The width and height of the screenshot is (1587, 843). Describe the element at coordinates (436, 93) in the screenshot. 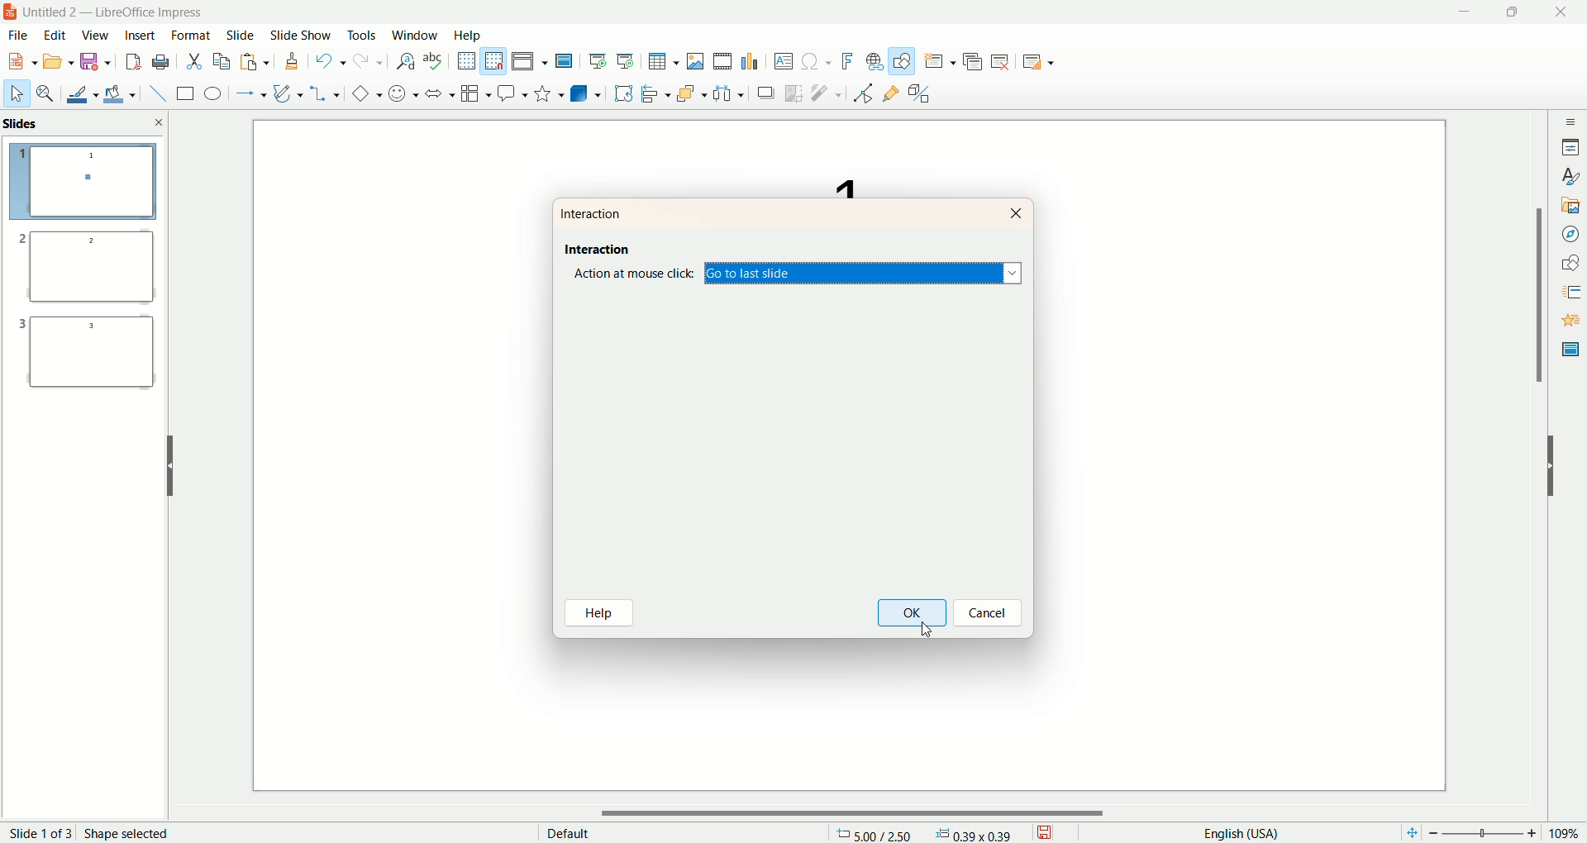

I see `block arrow` at that location.